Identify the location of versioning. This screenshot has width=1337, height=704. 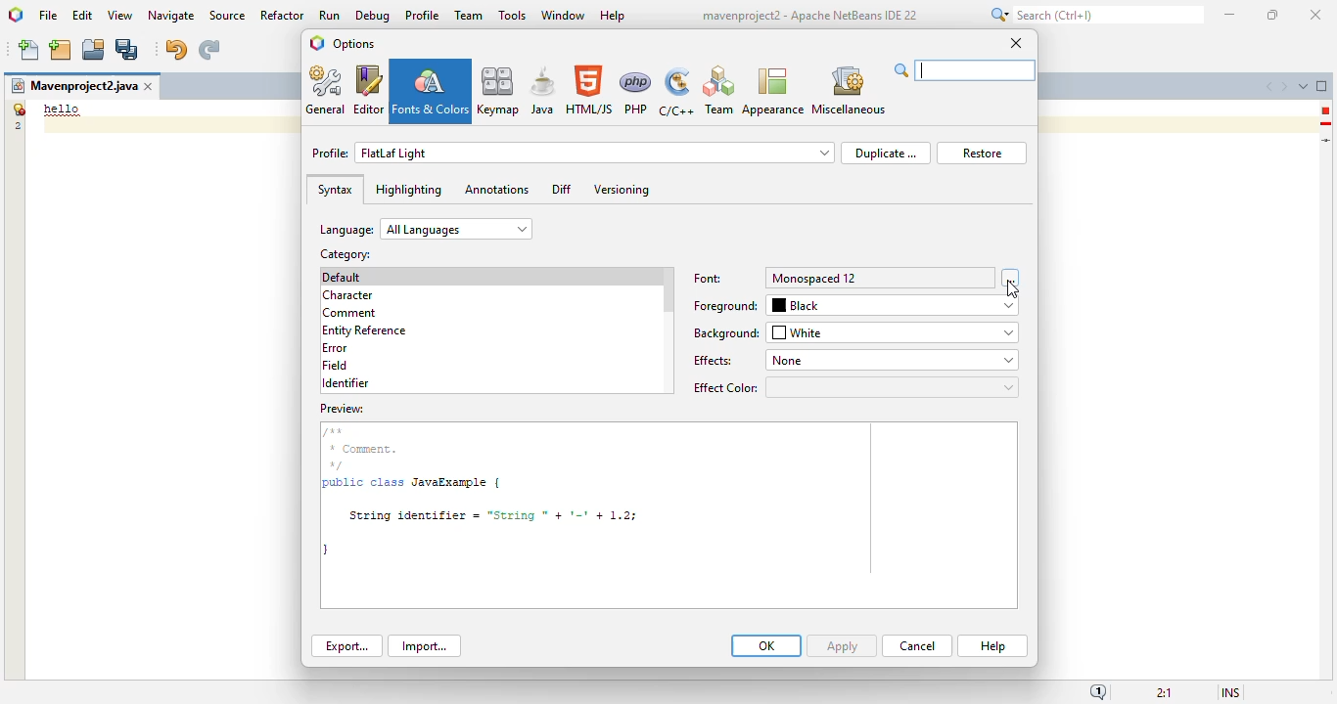
(622, 190).